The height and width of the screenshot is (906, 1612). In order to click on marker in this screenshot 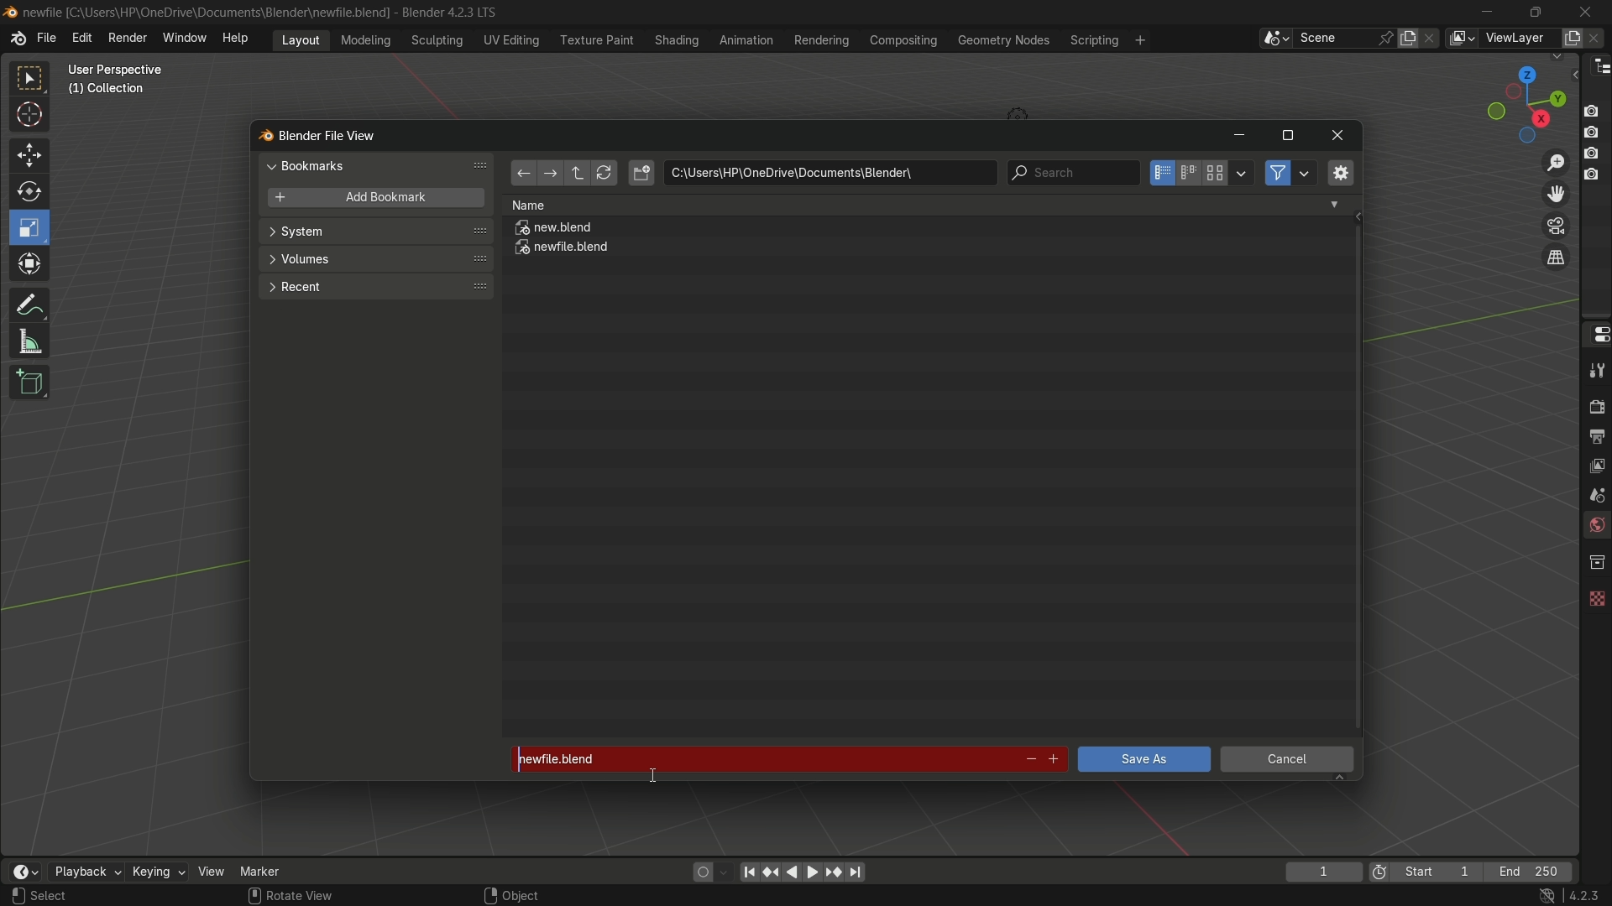, I will do `click(273, 870)`.